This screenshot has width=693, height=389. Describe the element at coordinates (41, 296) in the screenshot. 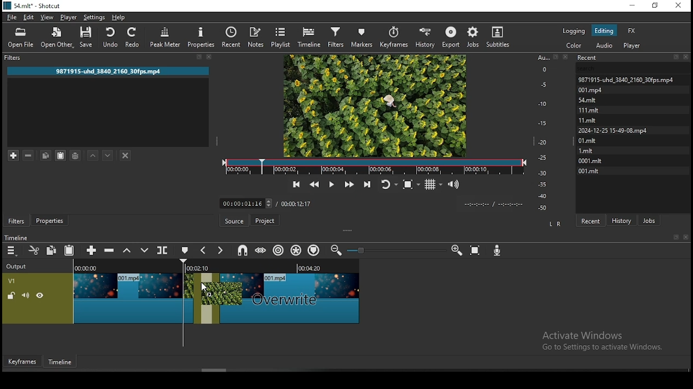

I see `(un)hide` at that location.